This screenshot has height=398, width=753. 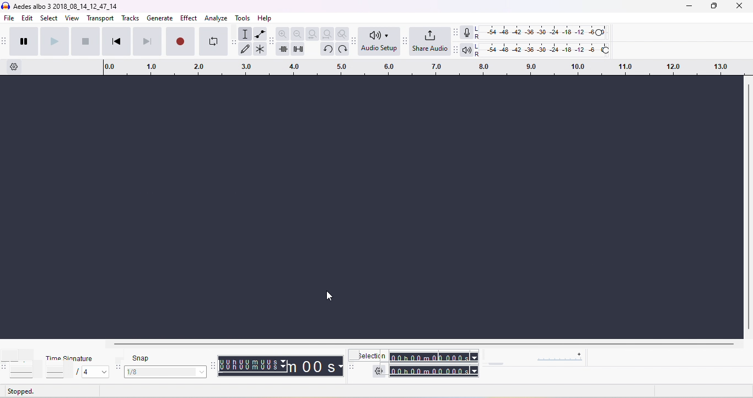 I want to click on select, so click(x=50, y=18).